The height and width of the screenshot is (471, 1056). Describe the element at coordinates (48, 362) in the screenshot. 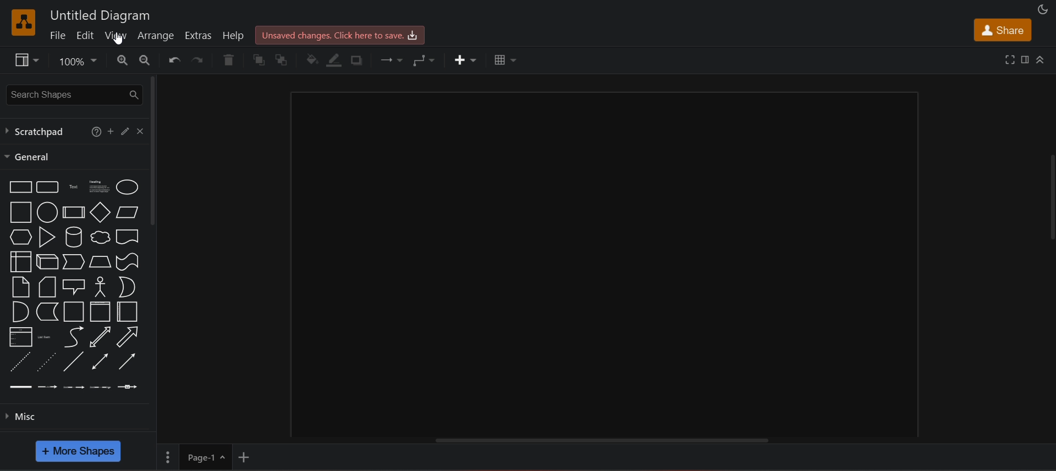

I see `dotted line` at that location.